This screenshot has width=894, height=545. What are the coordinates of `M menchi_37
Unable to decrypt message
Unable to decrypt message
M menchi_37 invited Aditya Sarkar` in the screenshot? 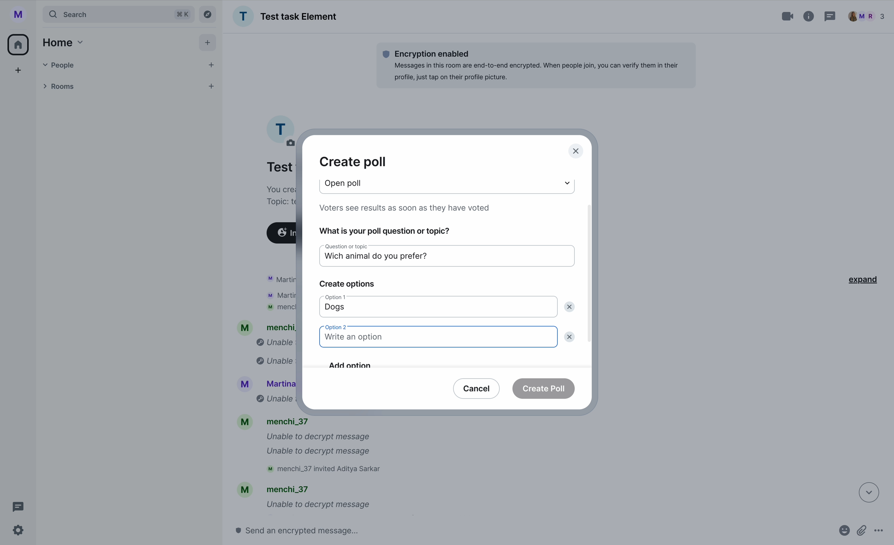 It's located at (314, 447).